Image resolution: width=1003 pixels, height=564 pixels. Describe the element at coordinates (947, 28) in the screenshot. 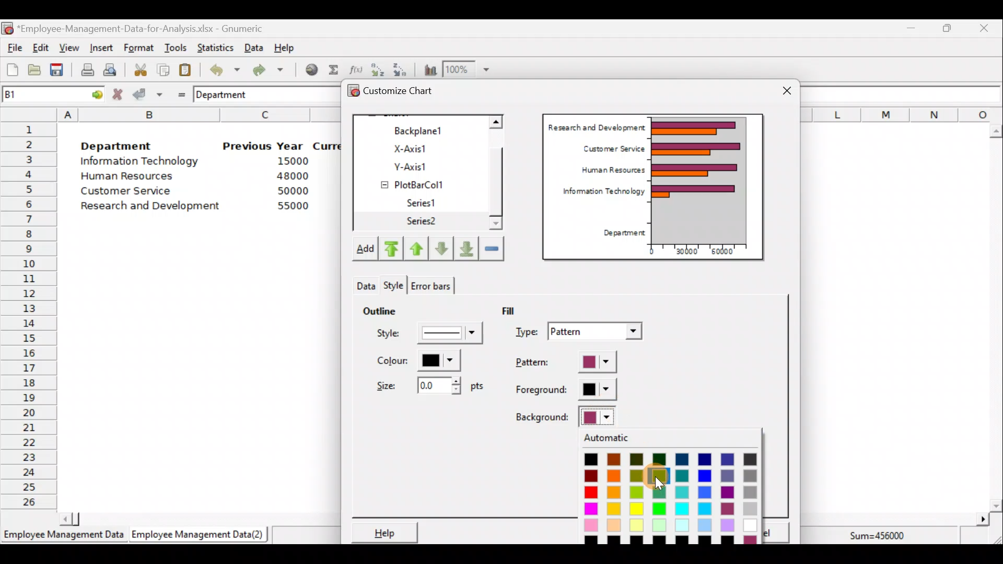

I see `Maximize` at that location.